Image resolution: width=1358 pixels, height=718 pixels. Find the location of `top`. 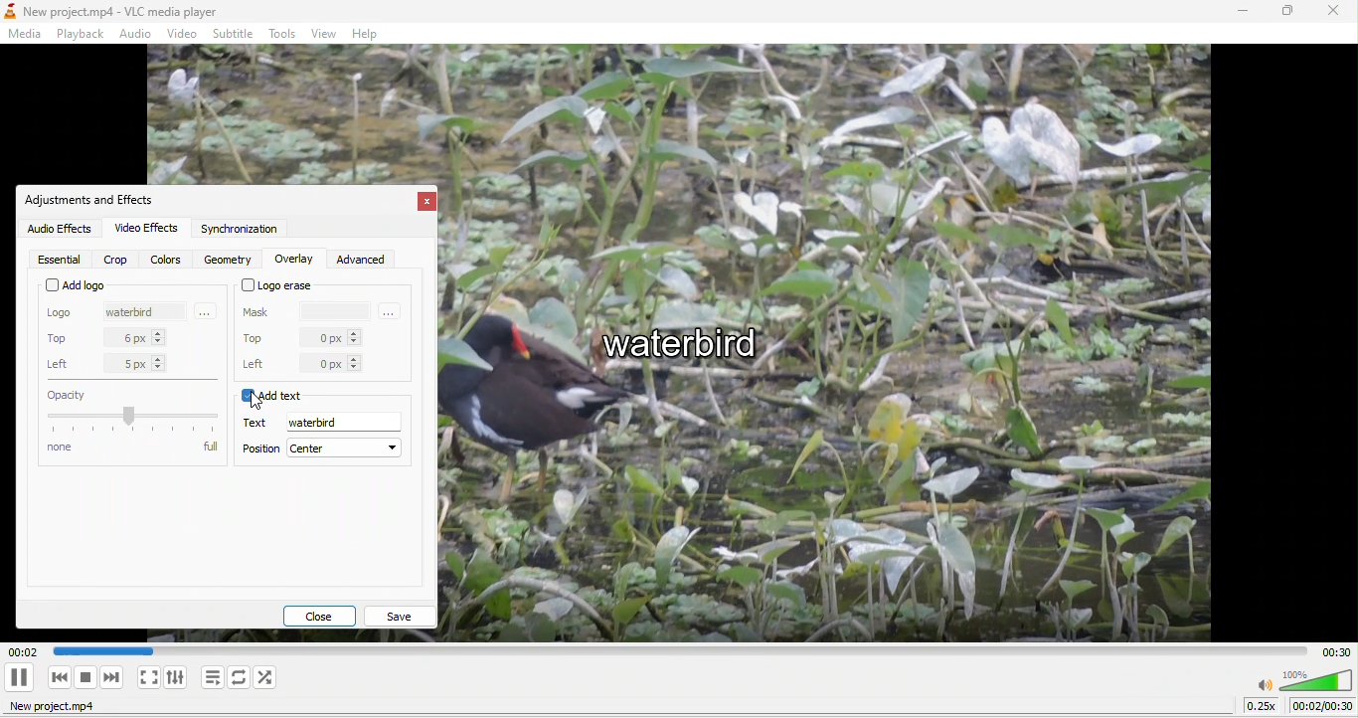

top is located at coordinates (254, 340).